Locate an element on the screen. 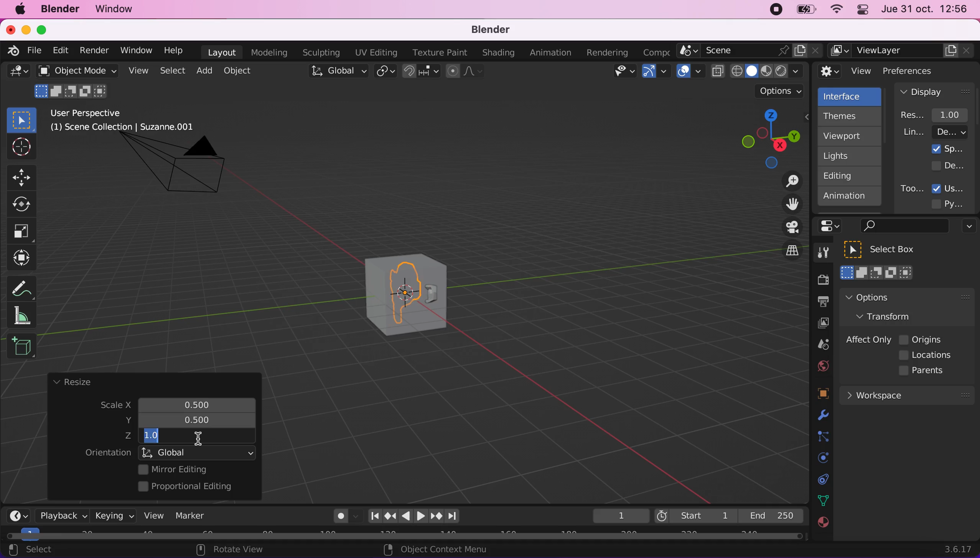  panel control is located at coordinates (861, 11).